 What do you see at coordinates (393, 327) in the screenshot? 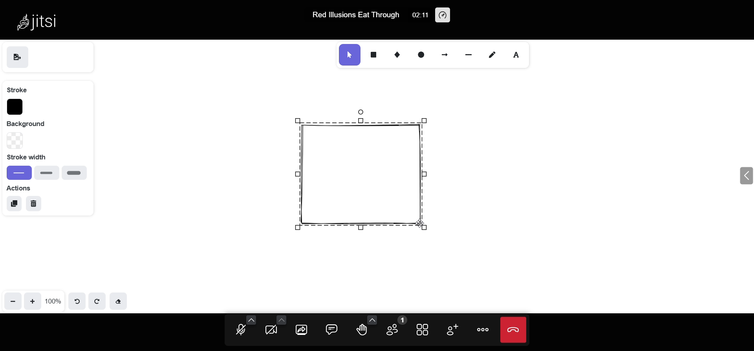
I see `participants` at bounding box center [393, 327].